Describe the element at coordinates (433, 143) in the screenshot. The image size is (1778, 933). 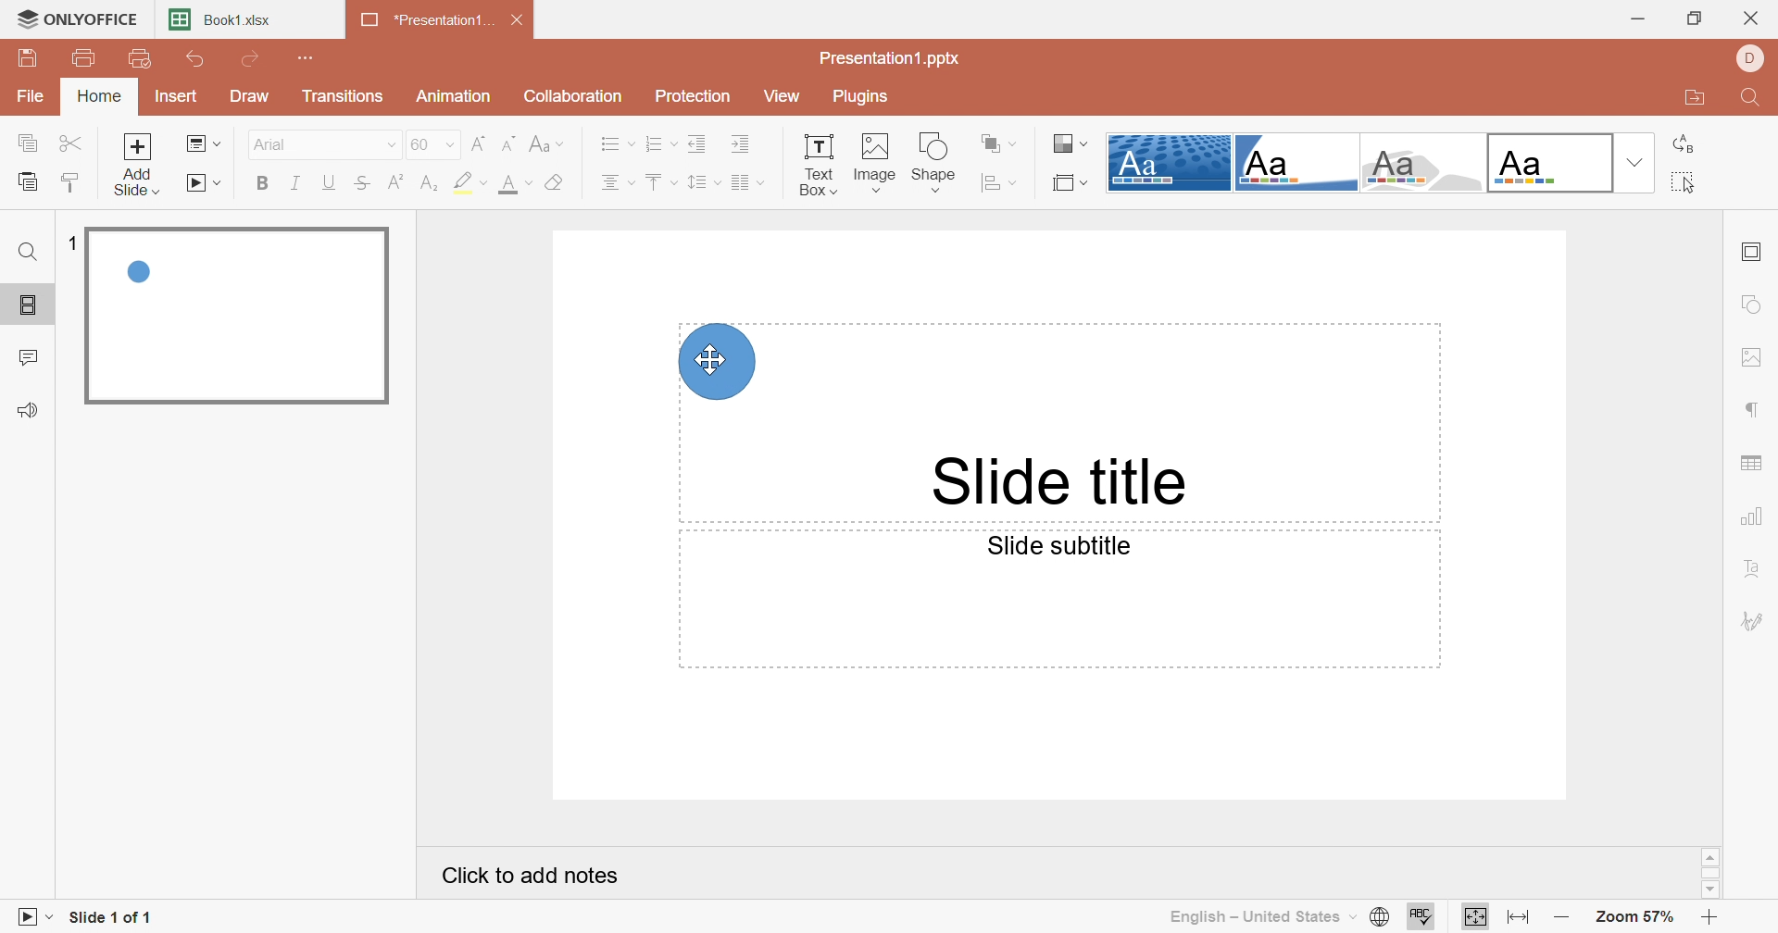
I see `Font size` at that location.